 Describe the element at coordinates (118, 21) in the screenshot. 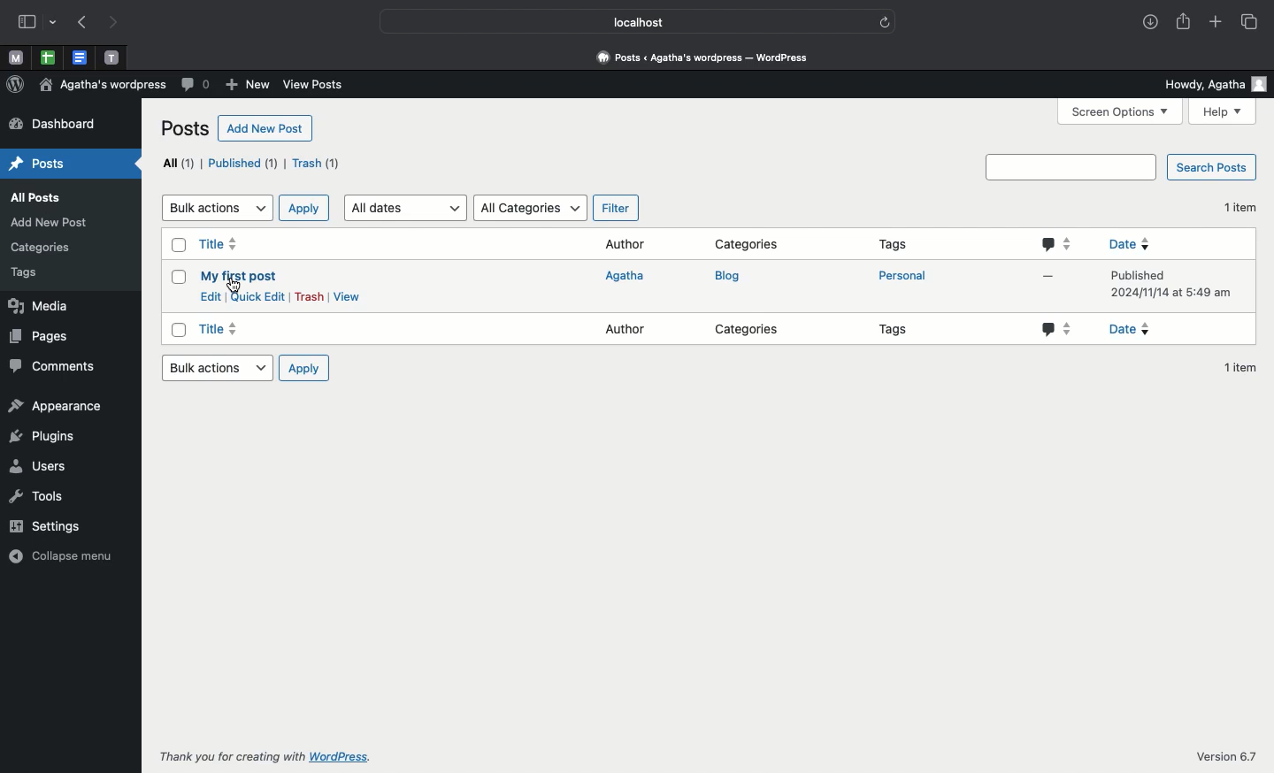

I see `Next page` at that location.